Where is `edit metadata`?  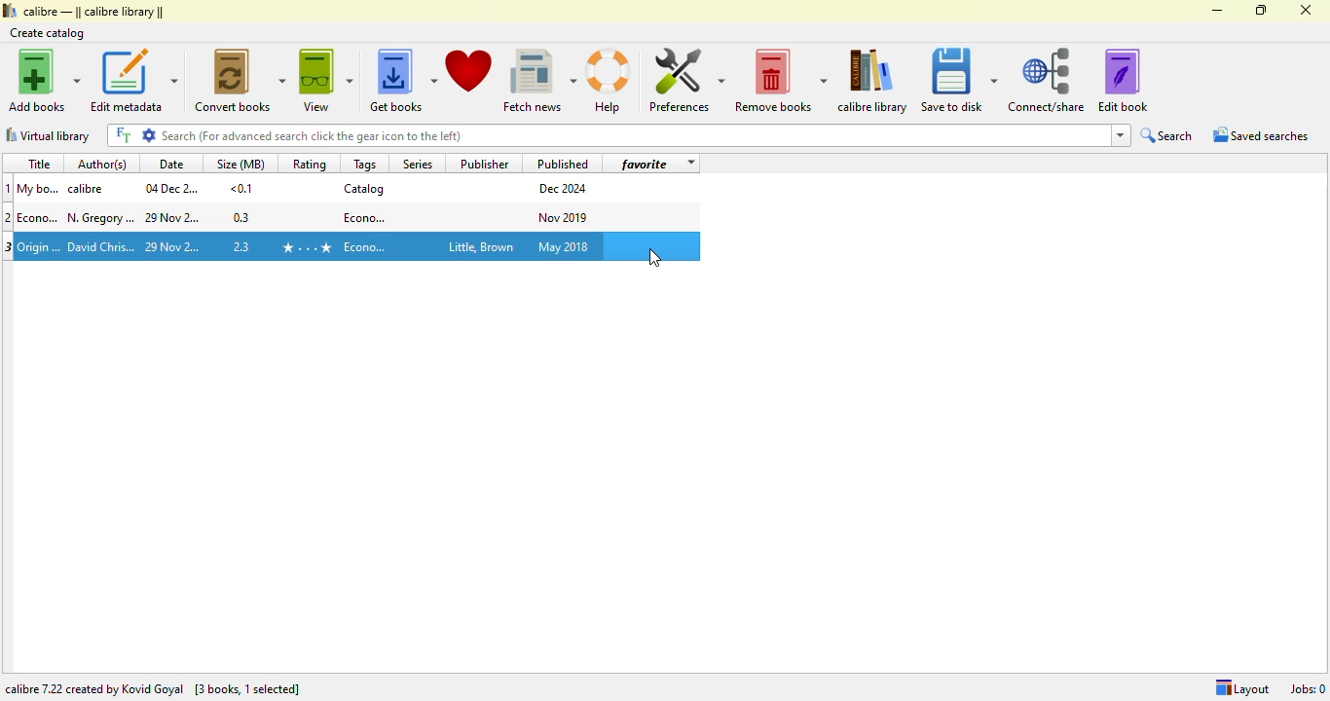 edit metadata is located at coordinates (133, 80).